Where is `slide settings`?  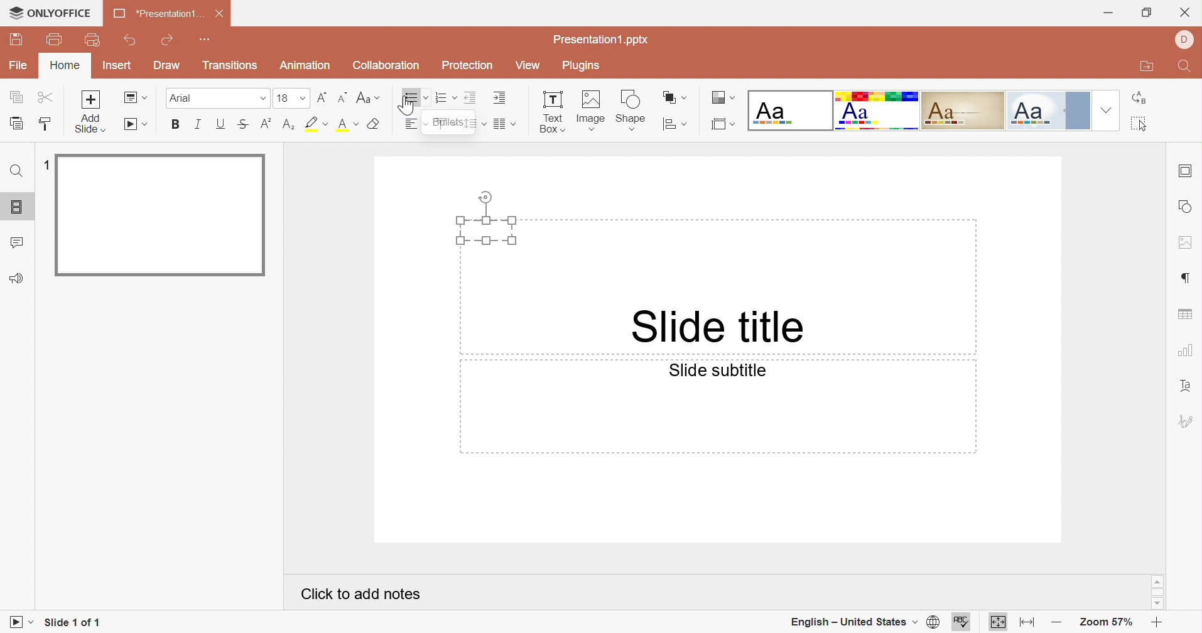 slide settings is located at coordinates (1187, 170).